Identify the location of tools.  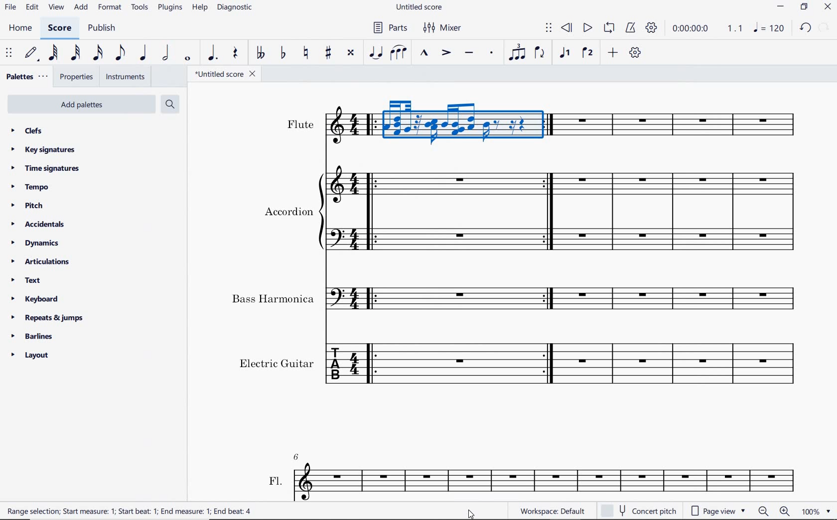
(141, 8).